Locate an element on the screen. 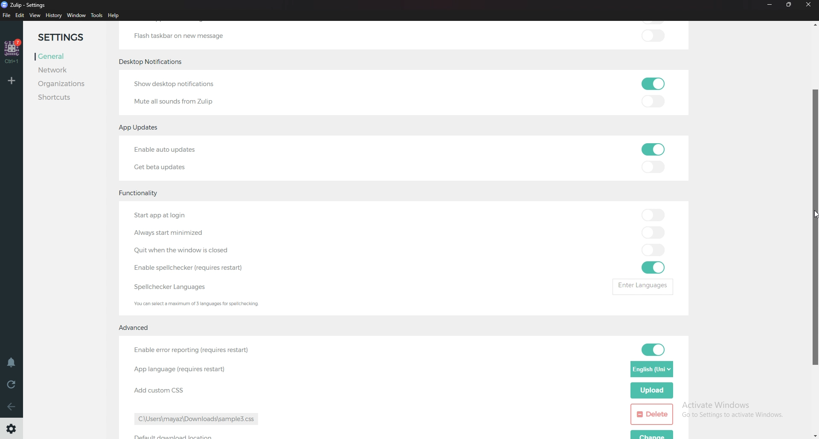 This screenshot has height=439, width=819. Upload is located at coordinates (651, 391).